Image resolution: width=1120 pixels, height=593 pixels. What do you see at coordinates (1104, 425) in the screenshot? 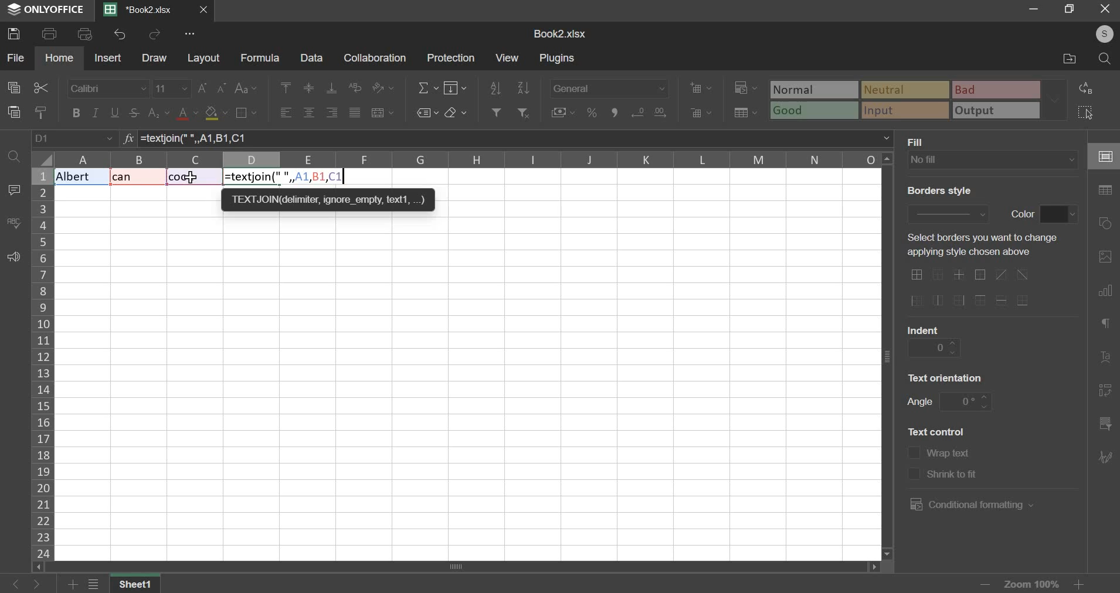
I see `slicer` at bounding box center [1104, 425].